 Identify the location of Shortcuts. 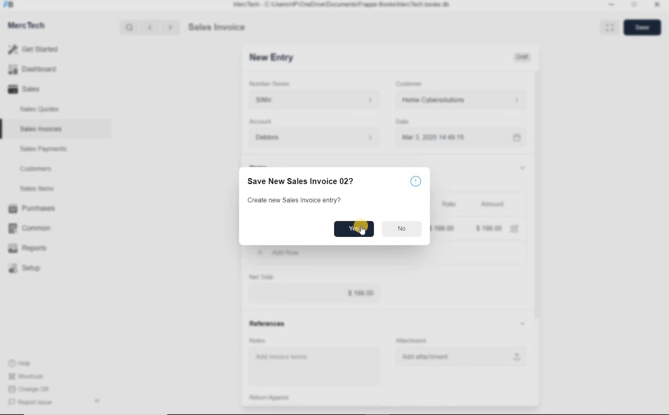
(30, 377).